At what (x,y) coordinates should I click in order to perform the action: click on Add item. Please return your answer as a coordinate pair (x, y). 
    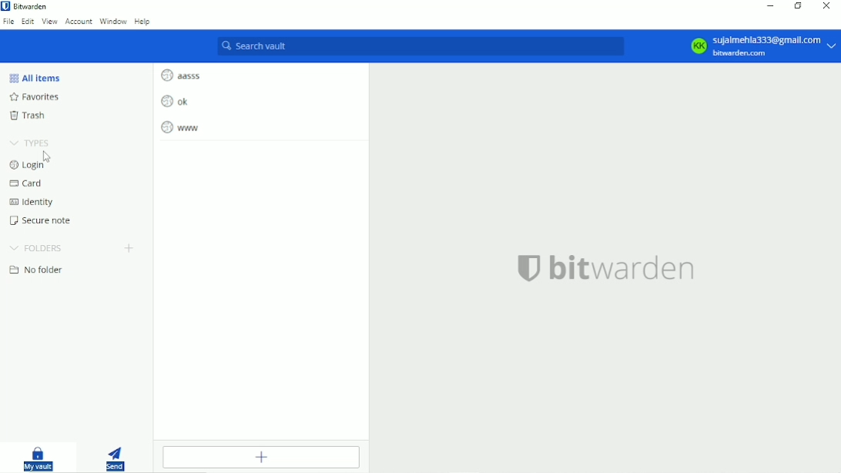
    Looking at the image, I should click on (260, 457).